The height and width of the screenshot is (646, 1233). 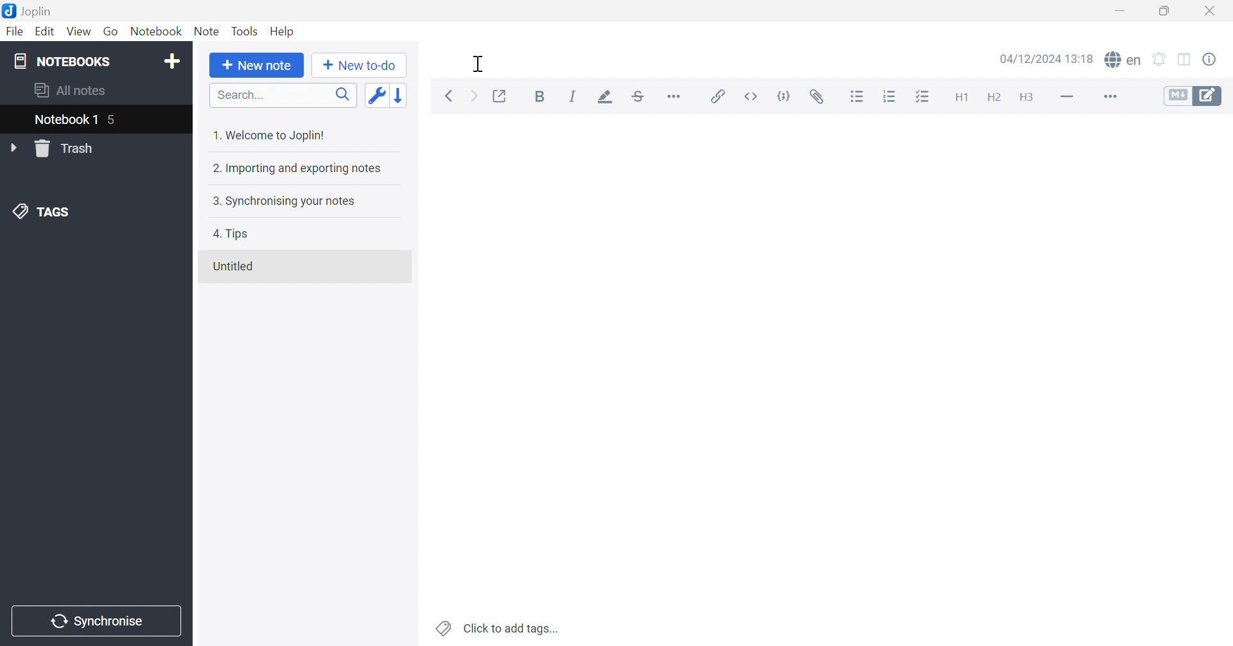 What do you see at coordinates (1026, 98) in the screenshot?
I see `Heading 3` at bounding box center [1026, 98].